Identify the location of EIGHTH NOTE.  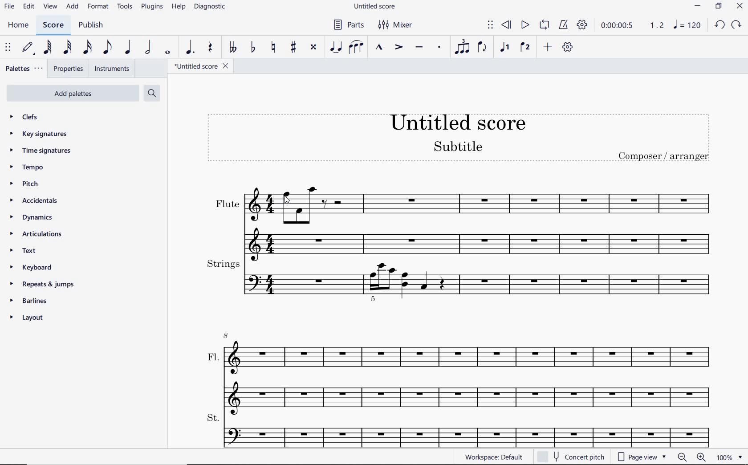
(107, 48).